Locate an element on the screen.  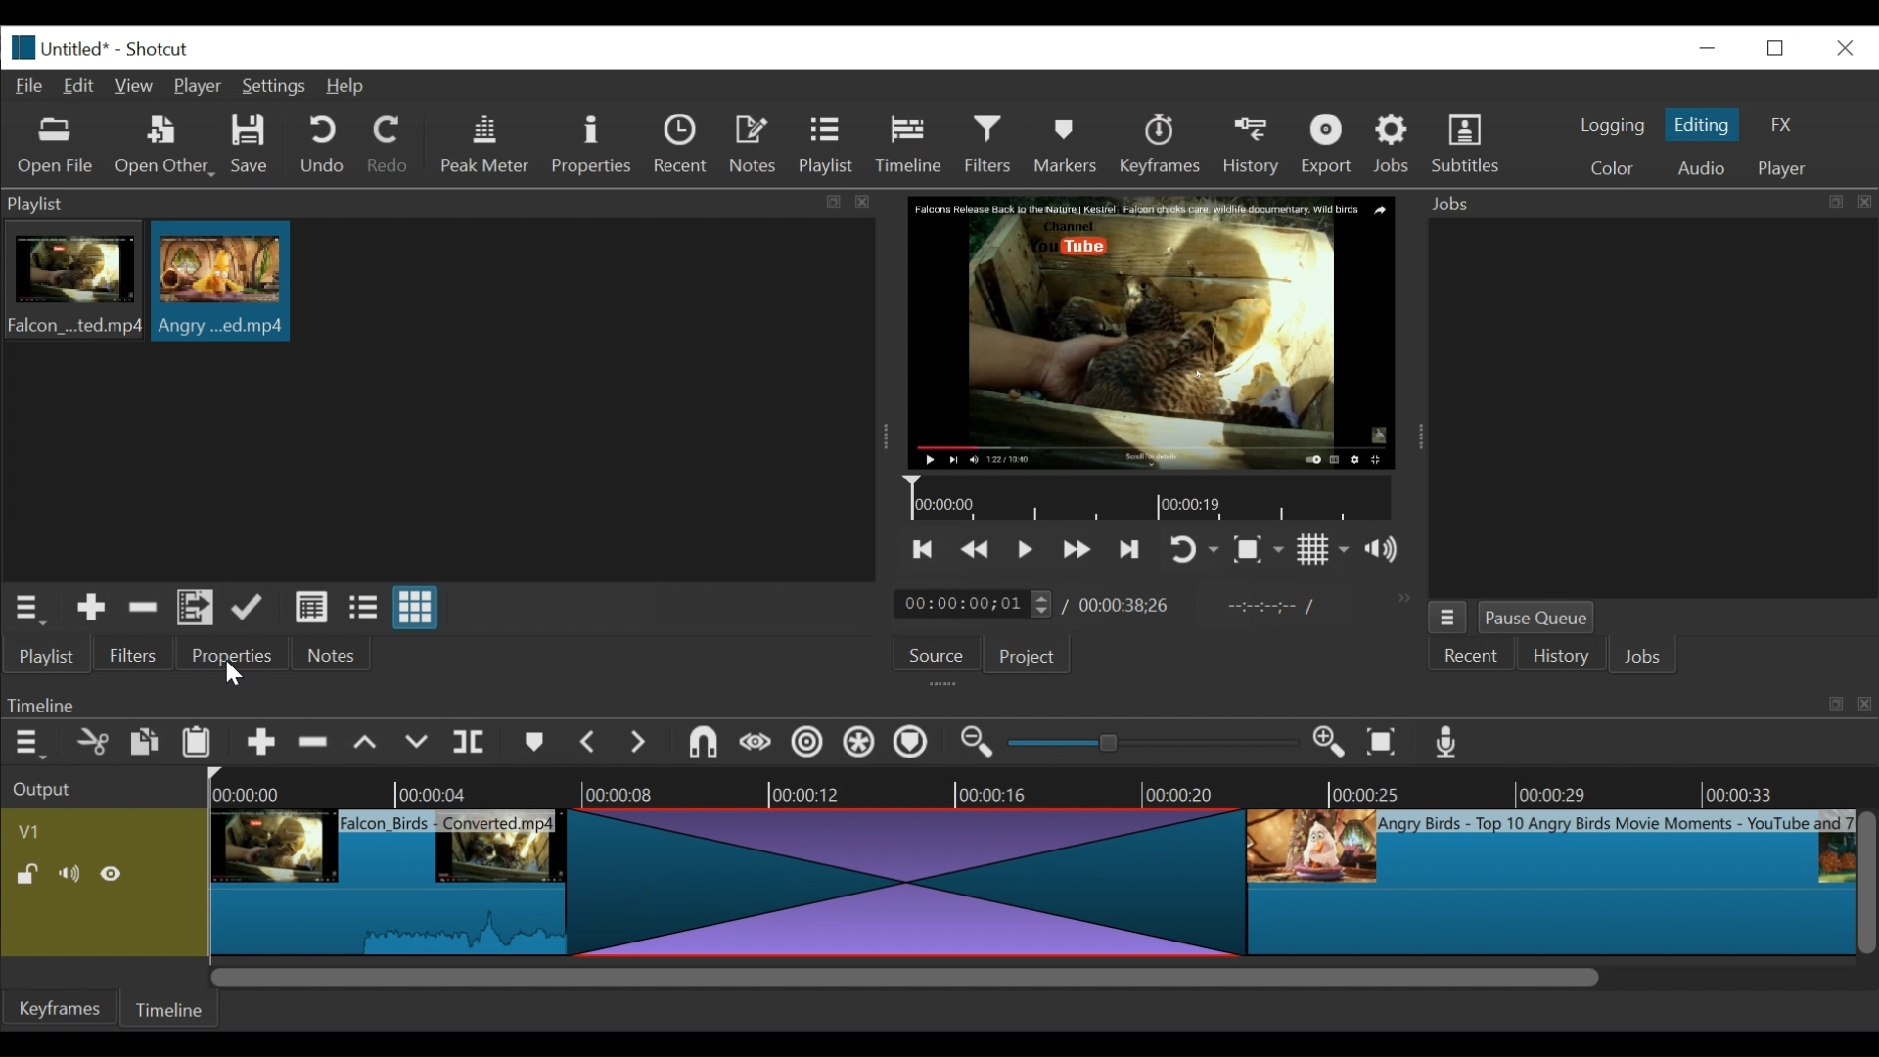
Player is located at coordinates (203, 88).